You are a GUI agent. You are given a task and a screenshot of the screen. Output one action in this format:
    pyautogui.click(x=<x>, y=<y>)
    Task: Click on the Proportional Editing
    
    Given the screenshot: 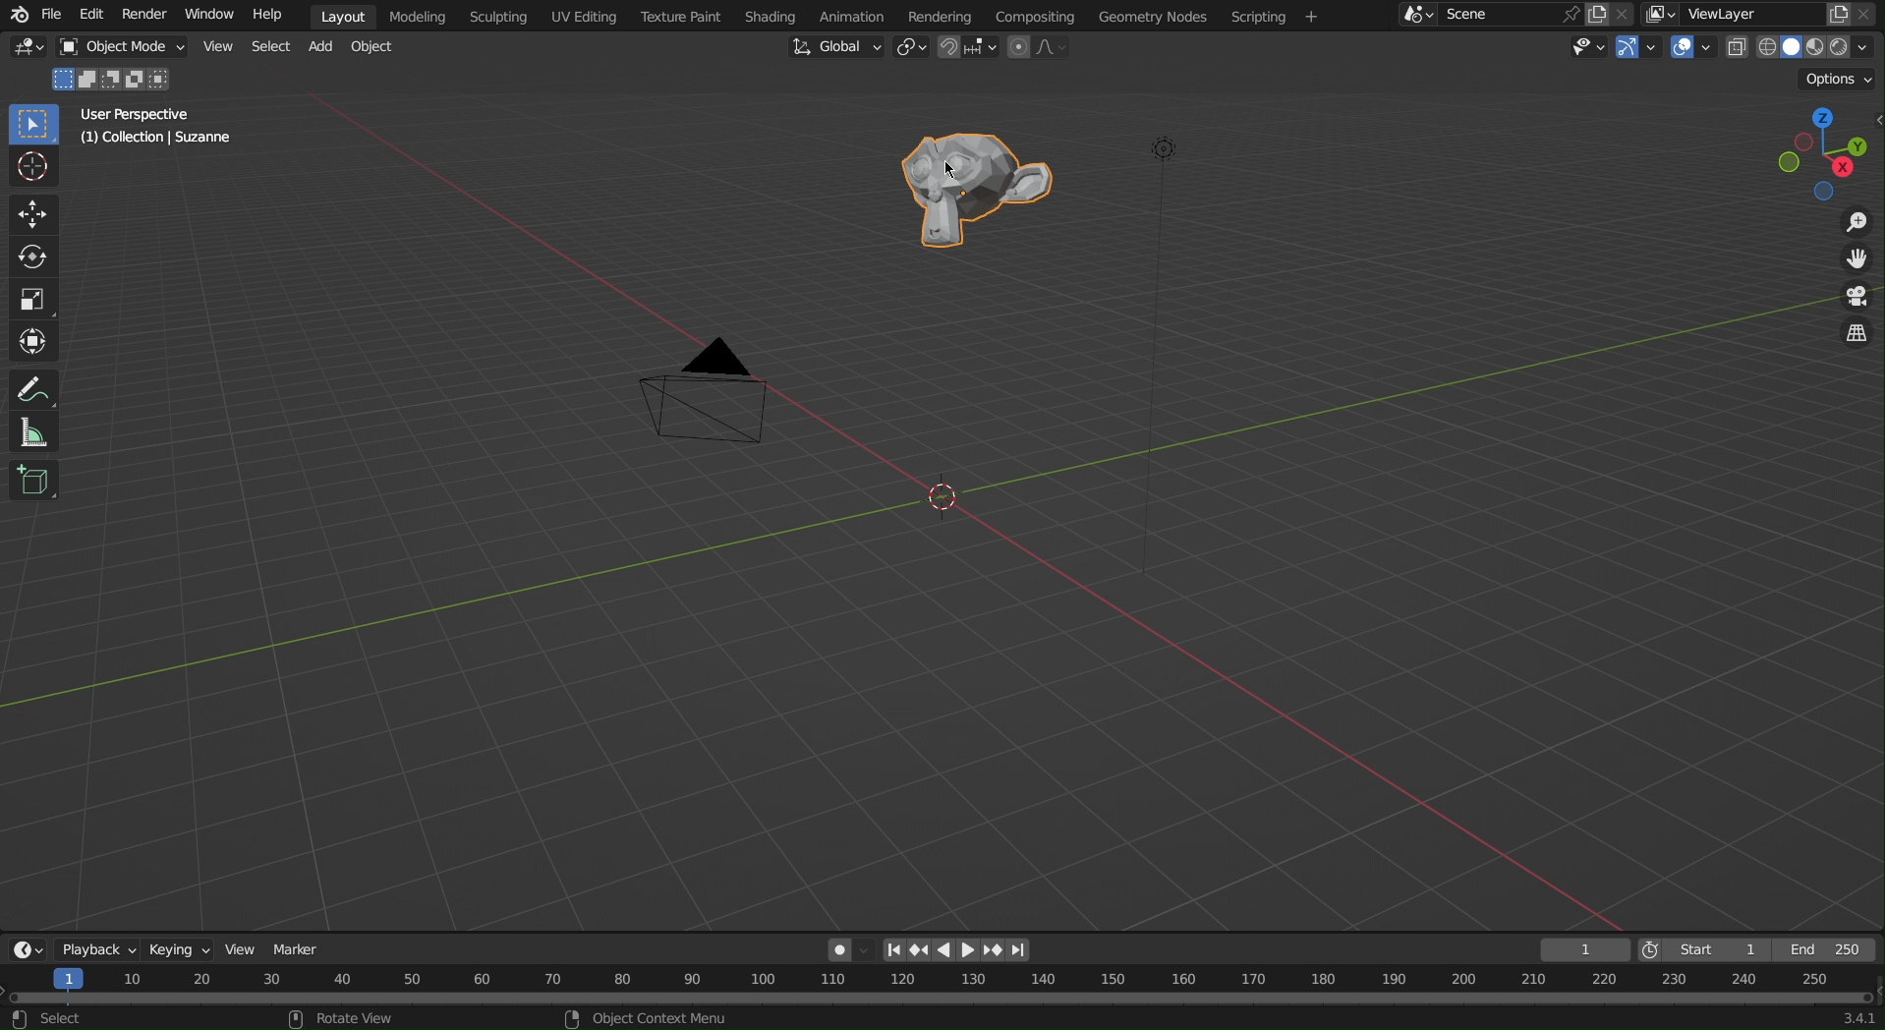 What is the action you would take?
    pyautogui.click(x=1045, y=49)
    